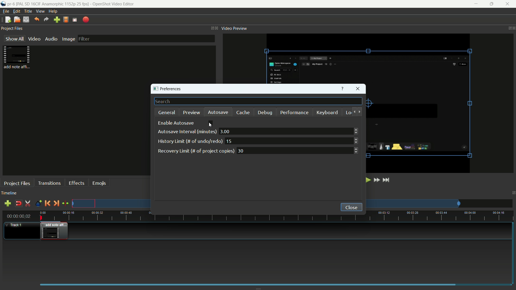 The width and height of the screenshot is (516, 290). I want to click on save file, so click(26, 20).